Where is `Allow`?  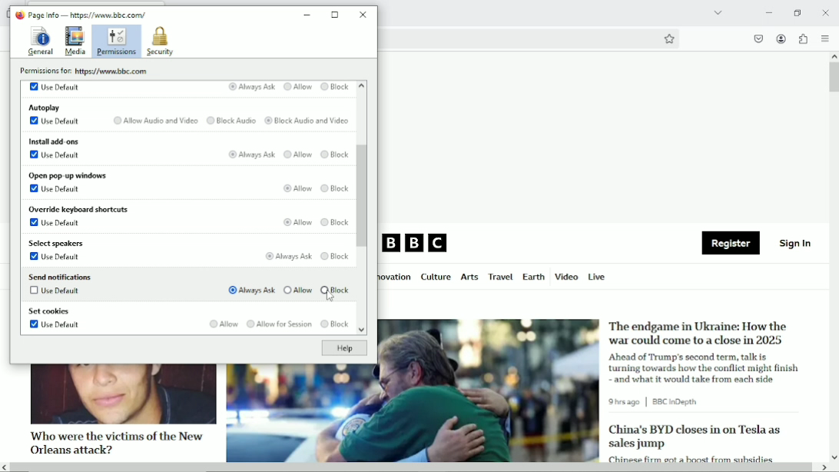
Allow is located at coordinates (297, 155).